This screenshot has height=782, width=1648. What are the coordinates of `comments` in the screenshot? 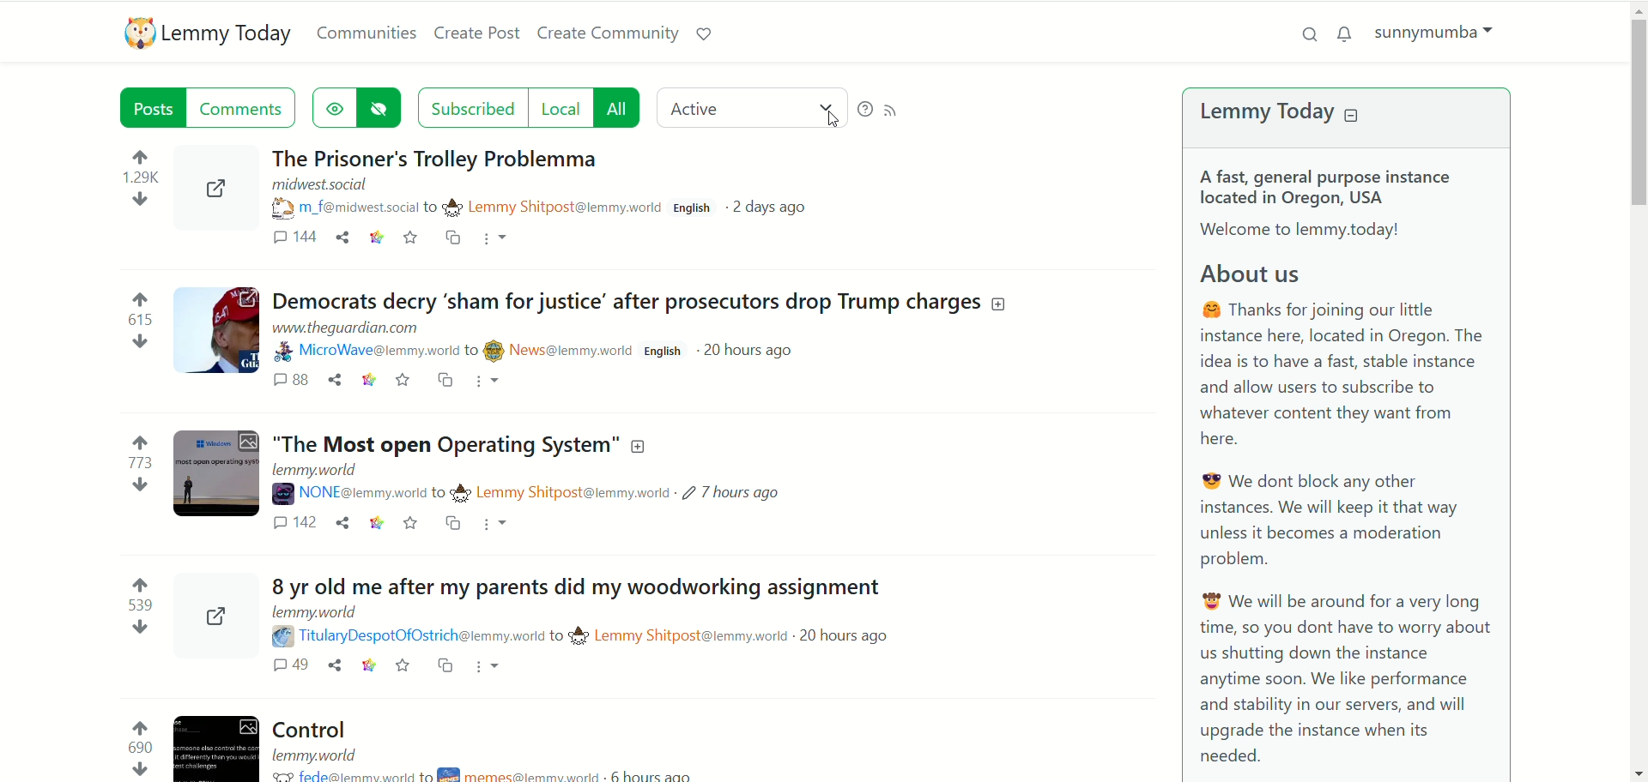 It's located at (293, 239).